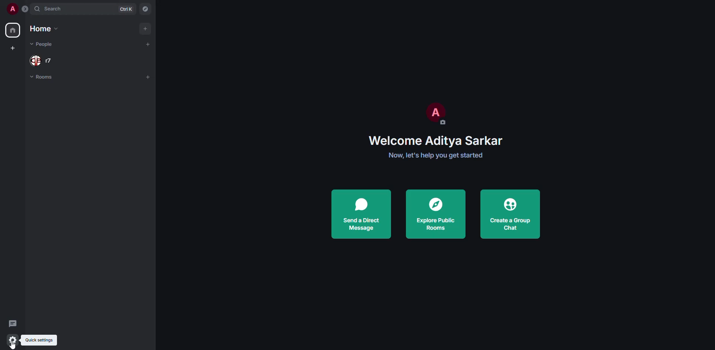  Describe the element at coordinates (12, 323) in the screenshot. I see `threads` at that location.